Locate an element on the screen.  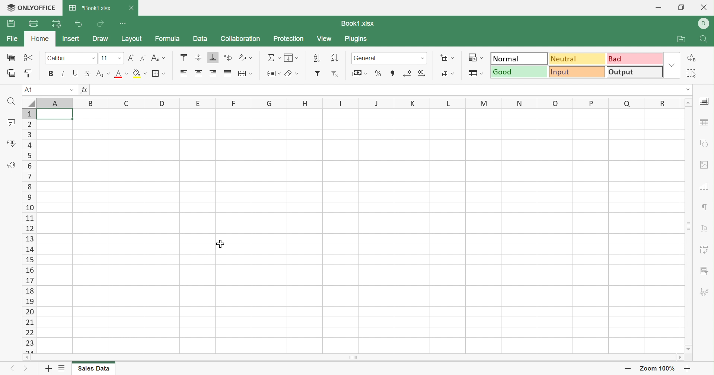
Comments is located at coordinates (12, 121).